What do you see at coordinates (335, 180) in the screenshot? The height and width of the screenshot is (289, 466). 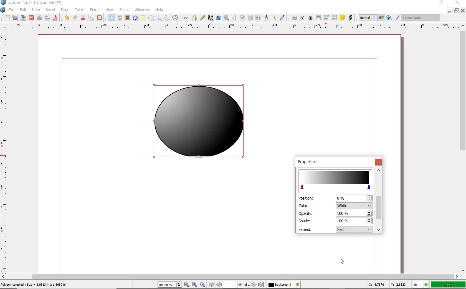 I see `change color stop` at bounding box center [335, 180].